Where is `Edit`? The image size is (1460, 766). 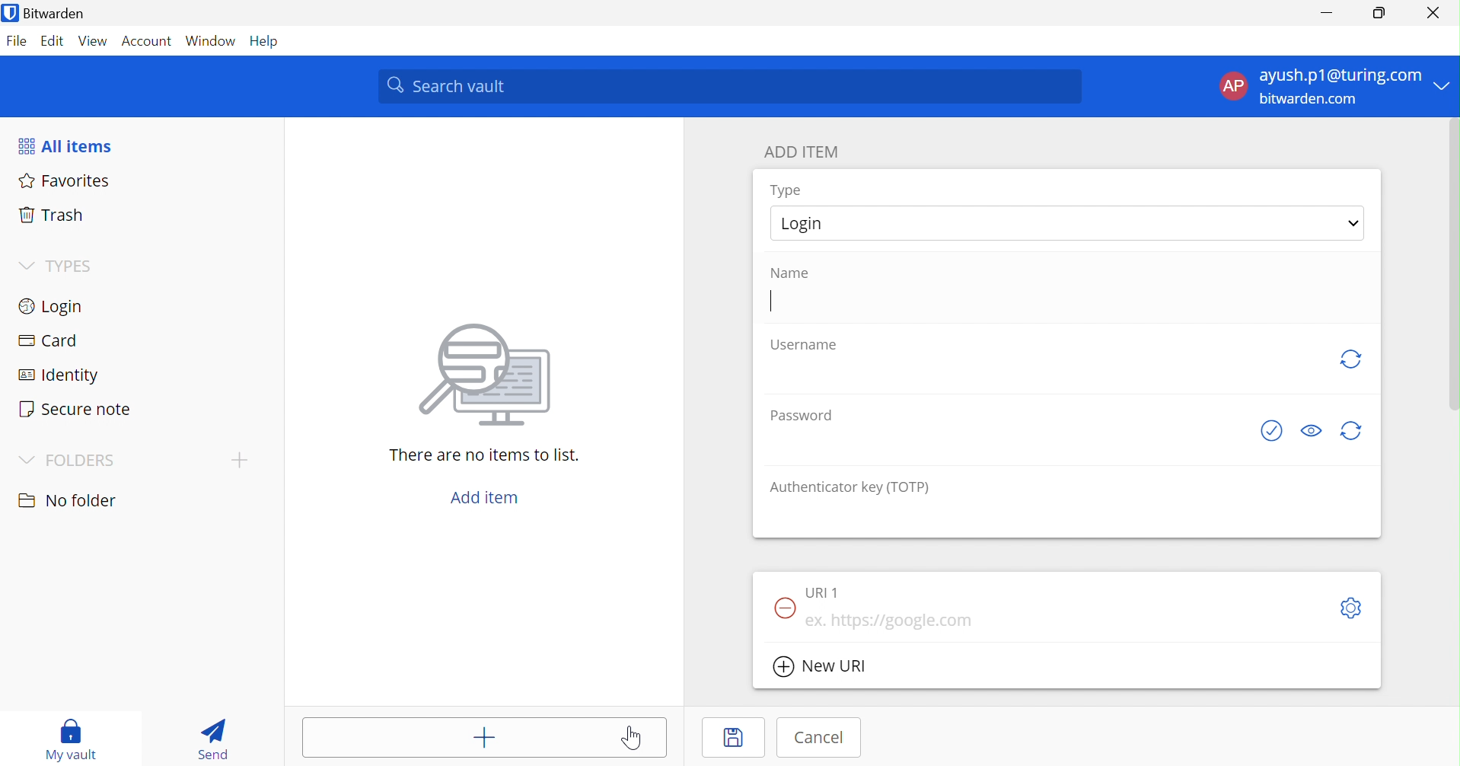
Edit is located at coordinates (54, 42).